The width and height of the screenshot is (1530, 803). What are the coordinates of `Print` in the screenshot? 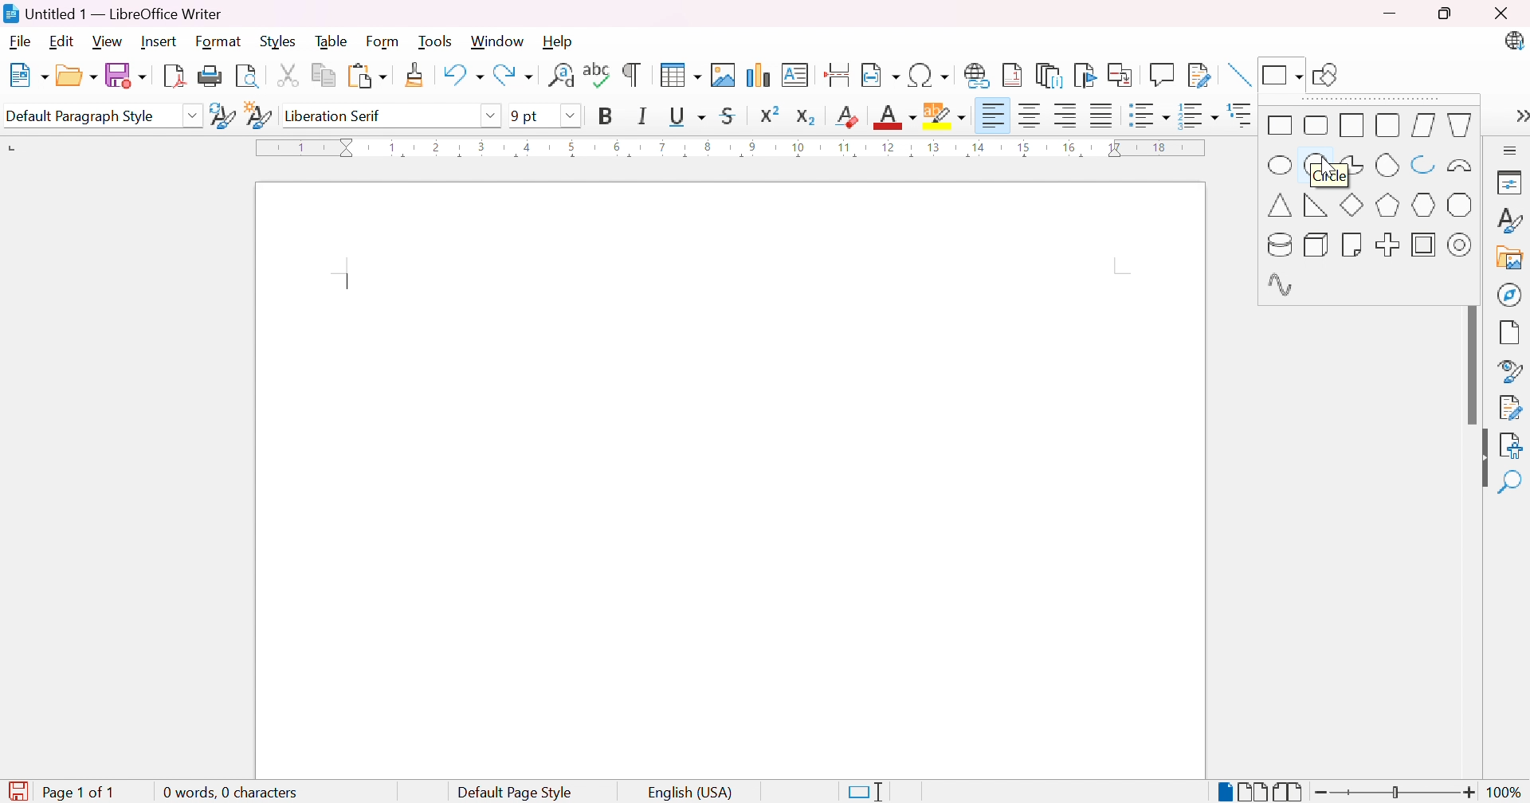 It's located at (211, 75).